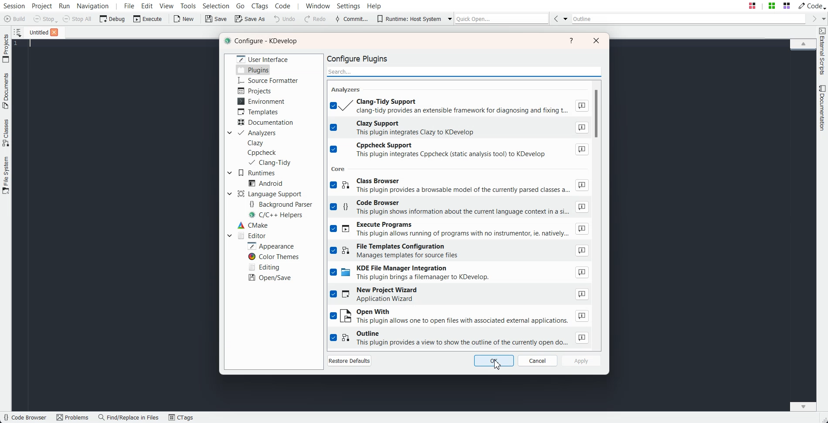 The width and height of the screenshot is (828, 423). I want to click on Close, so click(54, 32).